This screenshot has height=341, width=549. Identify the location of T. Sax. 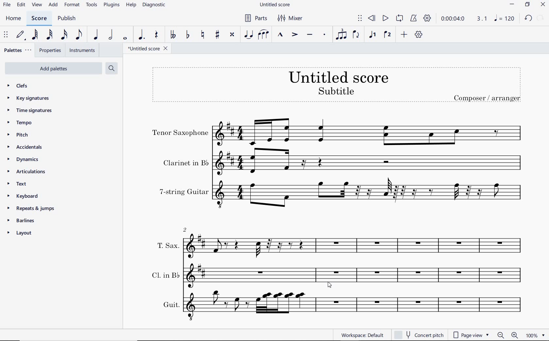
(337, 244).